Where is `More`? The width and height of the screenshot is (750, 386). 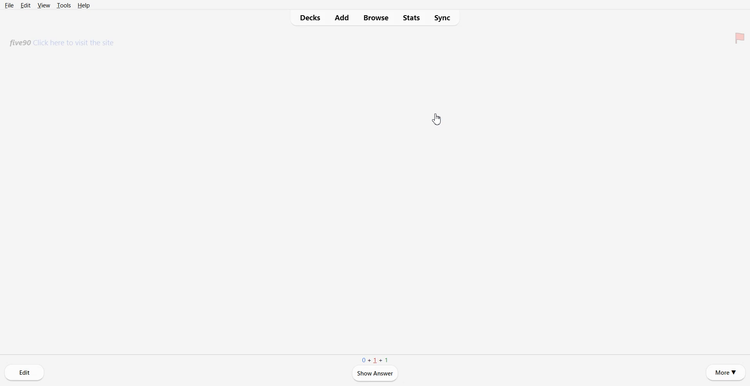 More is located at coordinates (726, 372).